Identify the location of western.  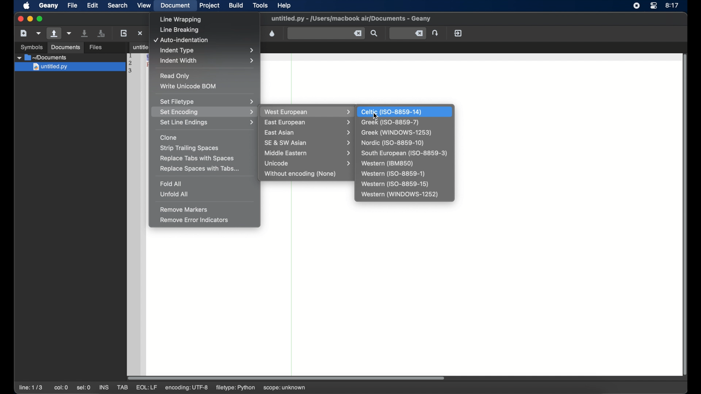
(395, 184).